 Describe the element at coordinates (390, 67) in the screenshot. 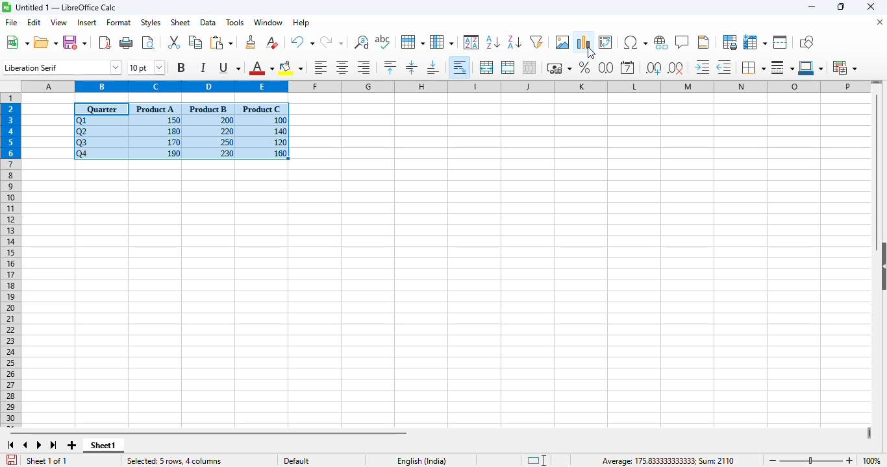

I see `align top` at that location.